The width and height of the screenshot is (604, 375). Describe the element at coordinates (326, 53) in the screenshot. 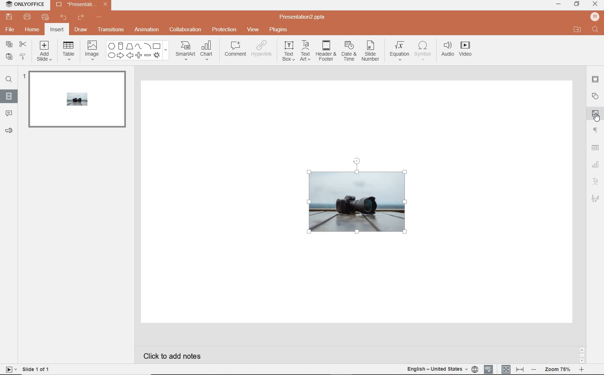

I see `header & footer` at that location.